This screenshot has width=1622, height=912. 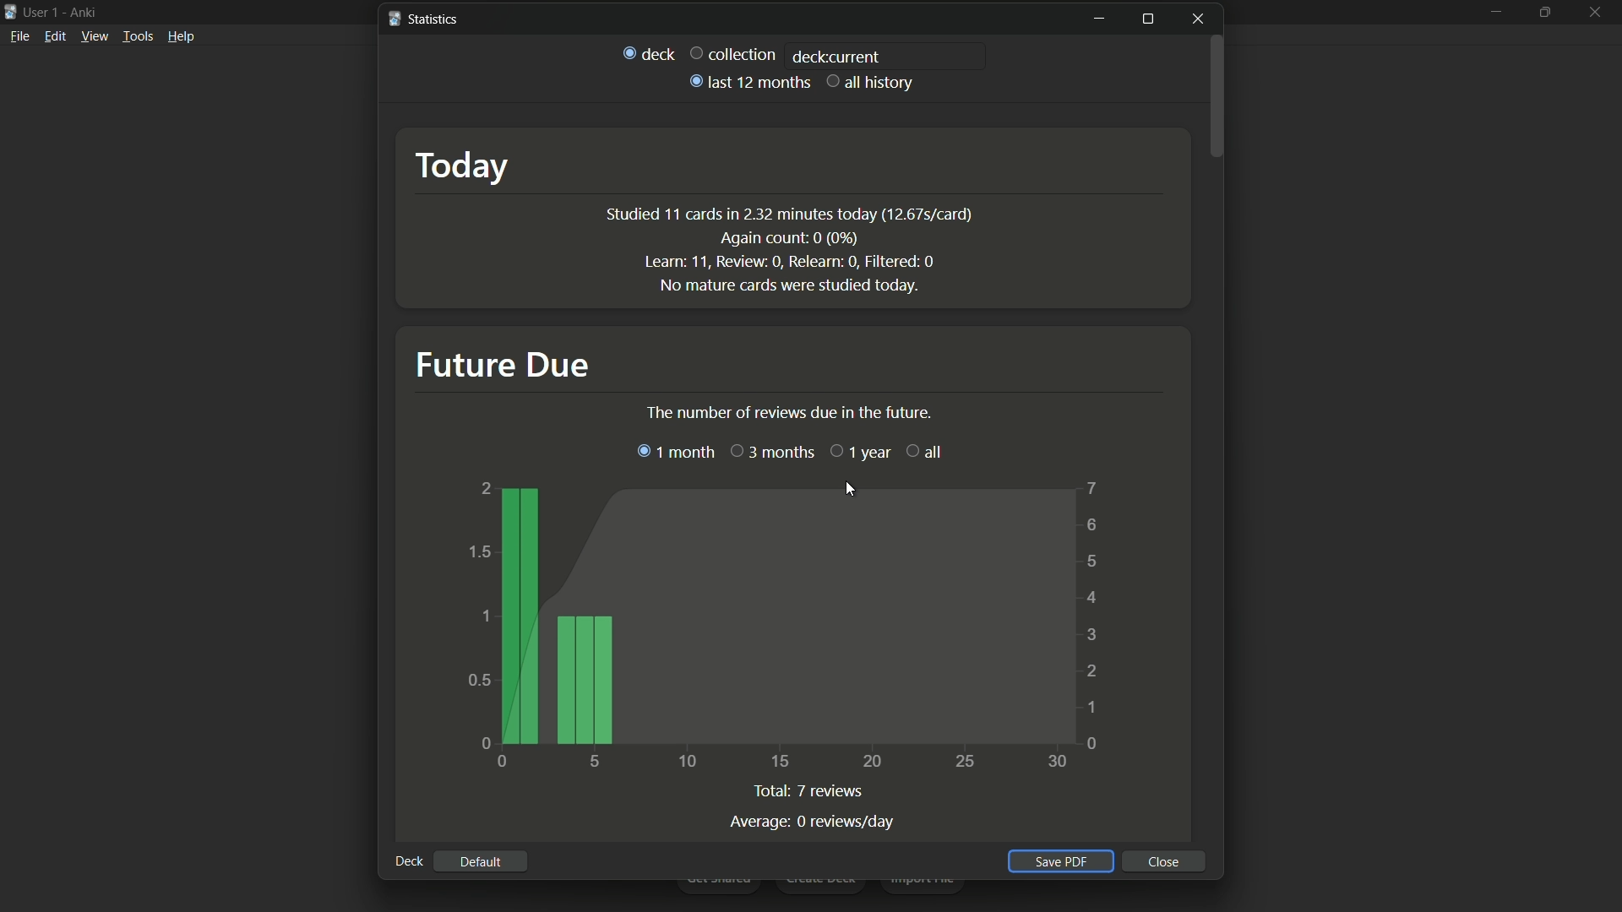 What do you see at coordinates (771, 451) in the screenshot?
I see `3 months` at bounding box center [771, 451].